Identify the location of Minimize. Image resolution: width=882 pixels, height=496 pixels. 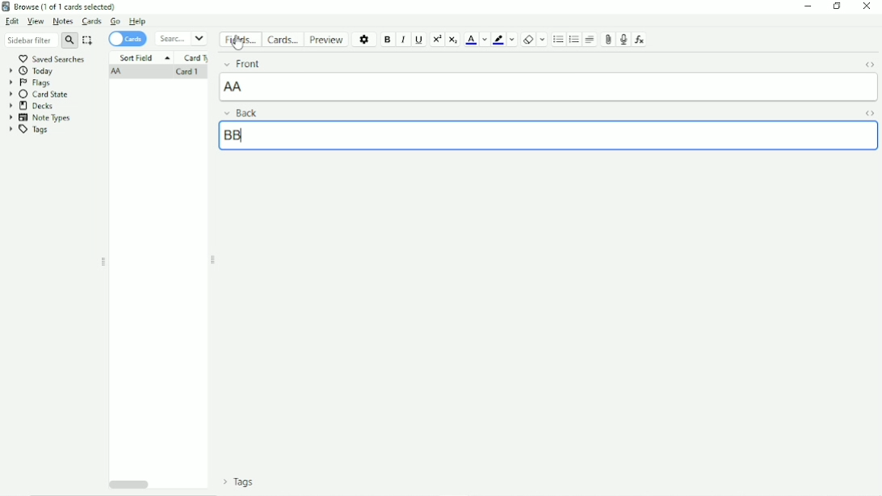
(808, 6).